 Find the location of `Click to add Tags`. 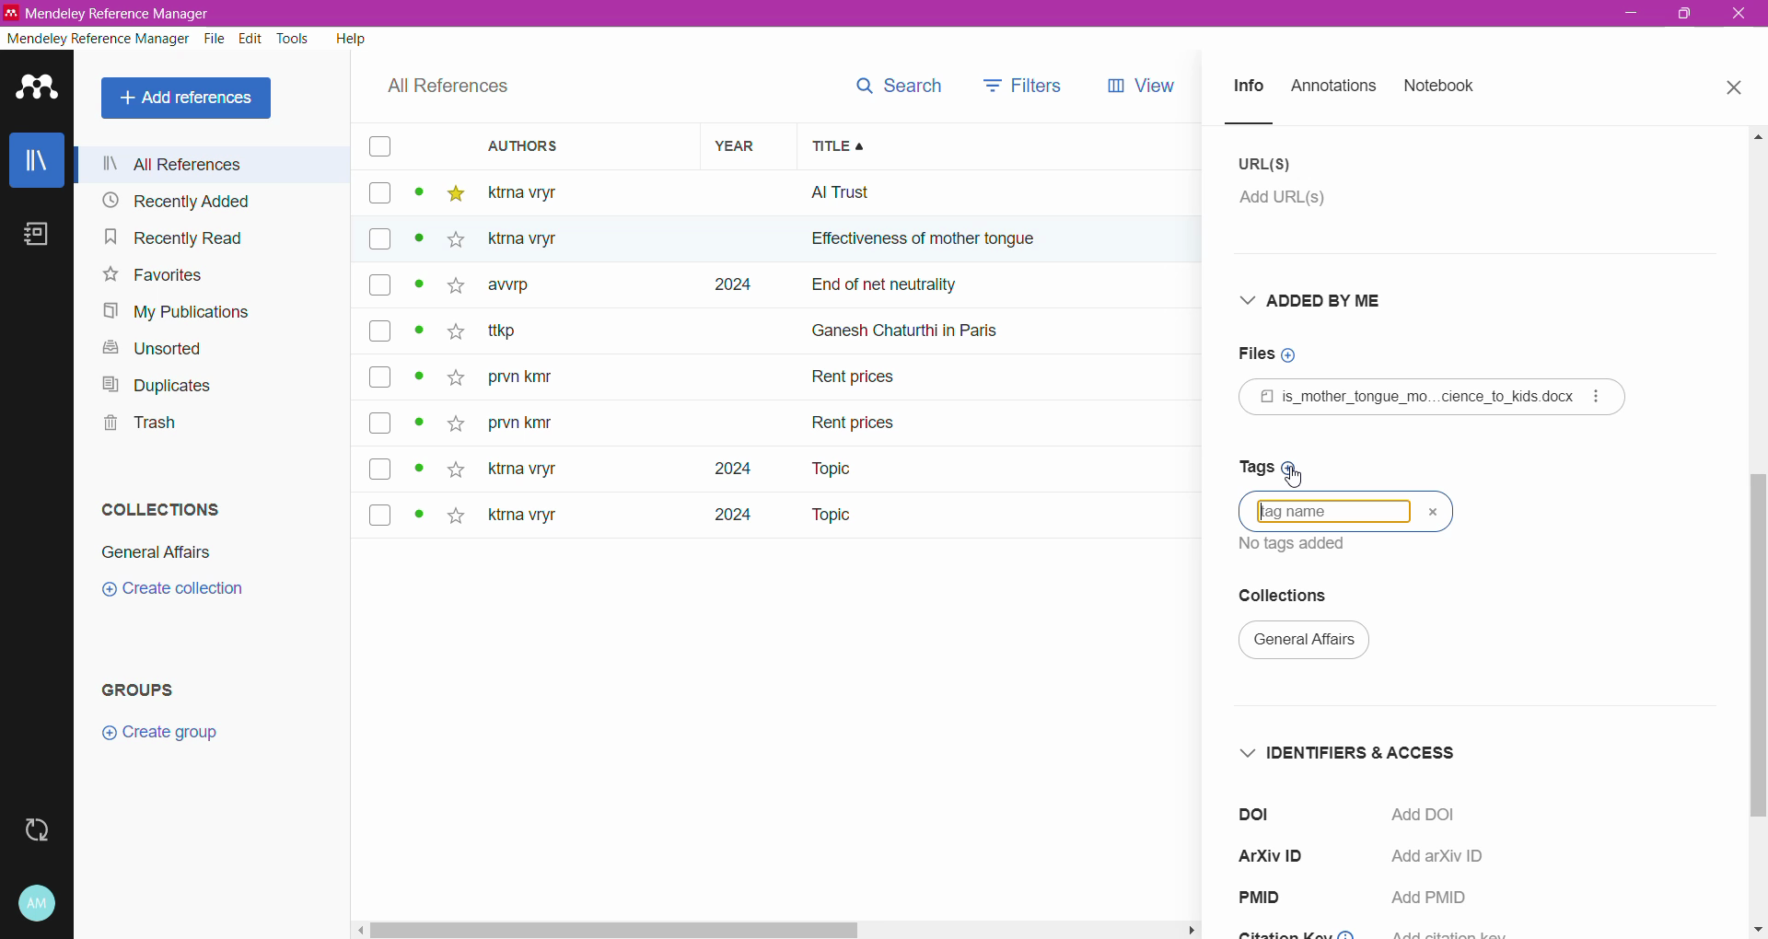

Click to add Tags is located at coordinates (1263, 467).